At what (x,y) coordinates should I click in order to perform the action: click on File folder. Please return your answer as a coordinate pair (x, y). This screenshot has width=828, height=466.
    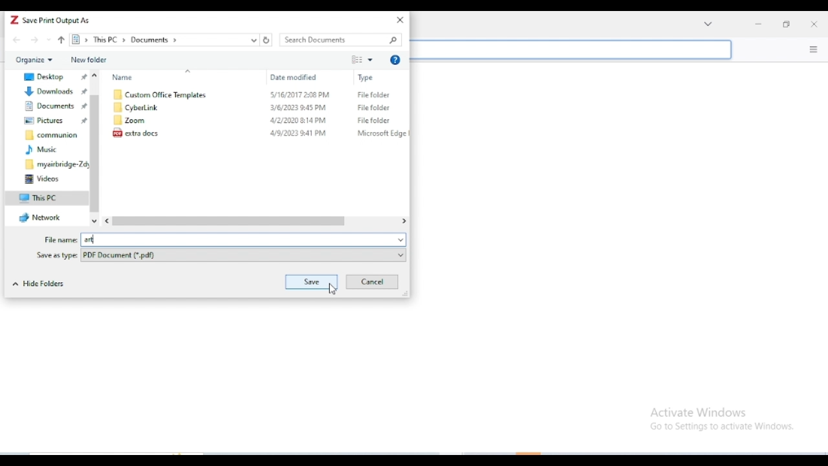
    Looking at the image, I should click on (375, 107).